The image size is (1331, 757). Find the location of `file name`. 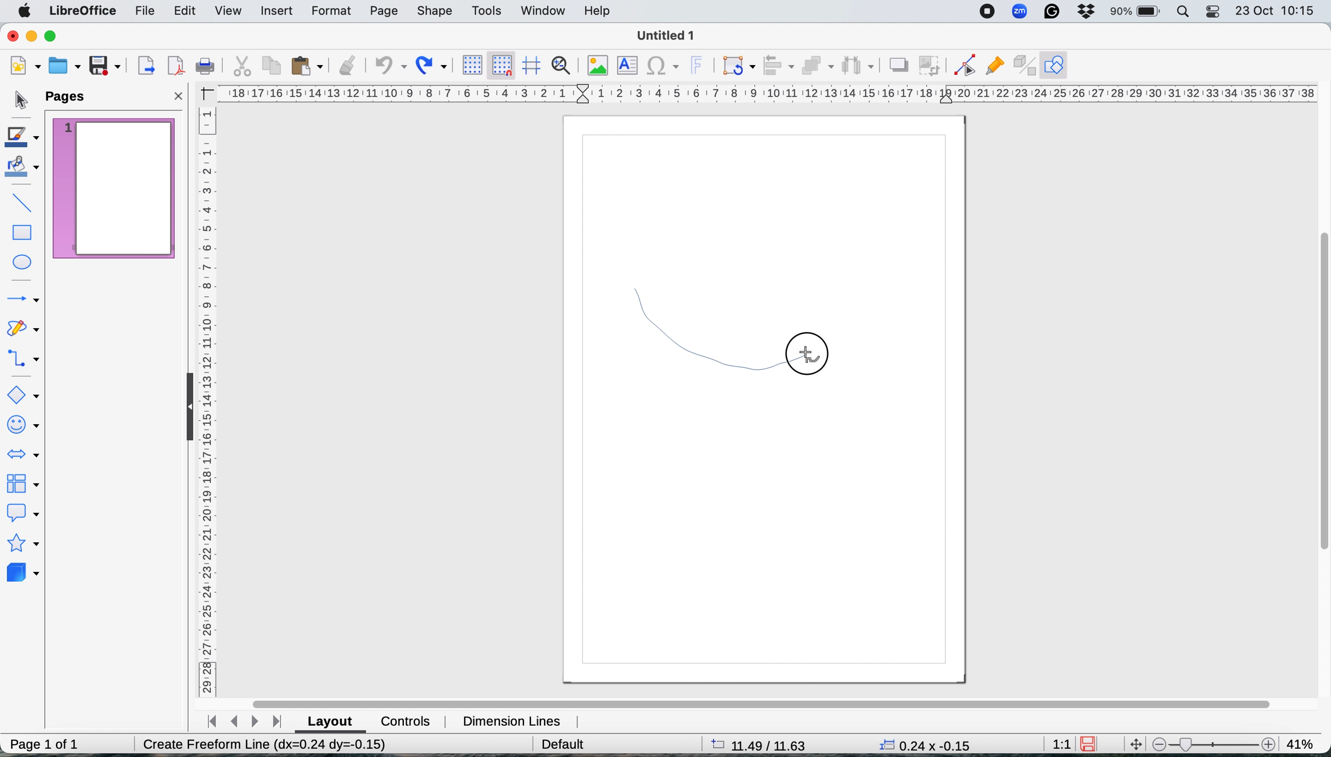

file name is located at coordinates (673, 34).